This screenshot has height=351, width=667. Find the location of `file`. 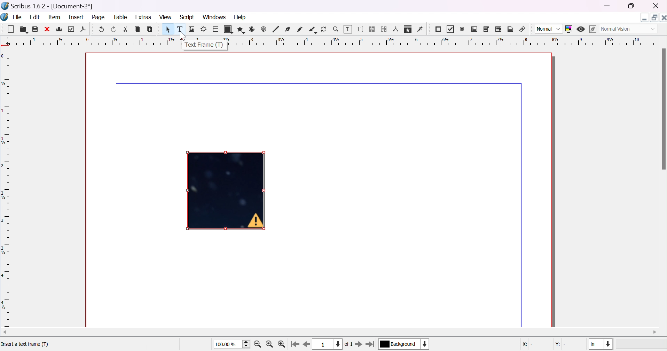

file is located at coordinates (17, 17).